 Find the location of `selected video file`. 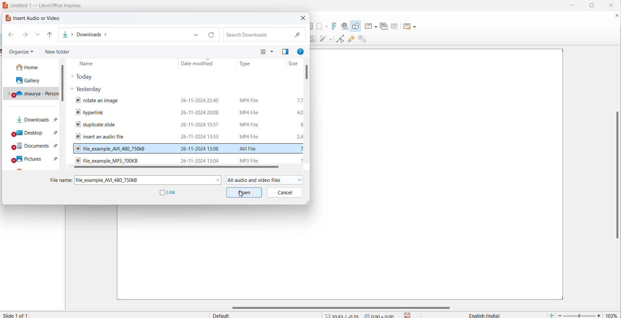

selected video file is located at coordinates (125, 148).